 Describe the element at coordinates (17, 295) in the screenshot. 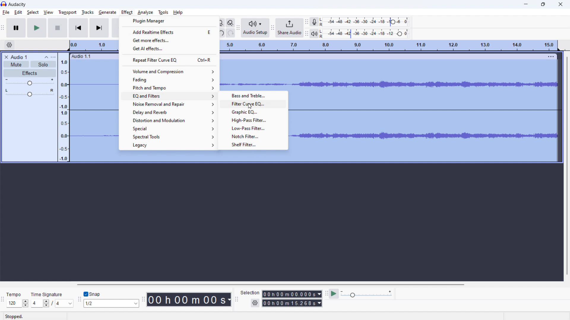

I see `Tempo` at that location.